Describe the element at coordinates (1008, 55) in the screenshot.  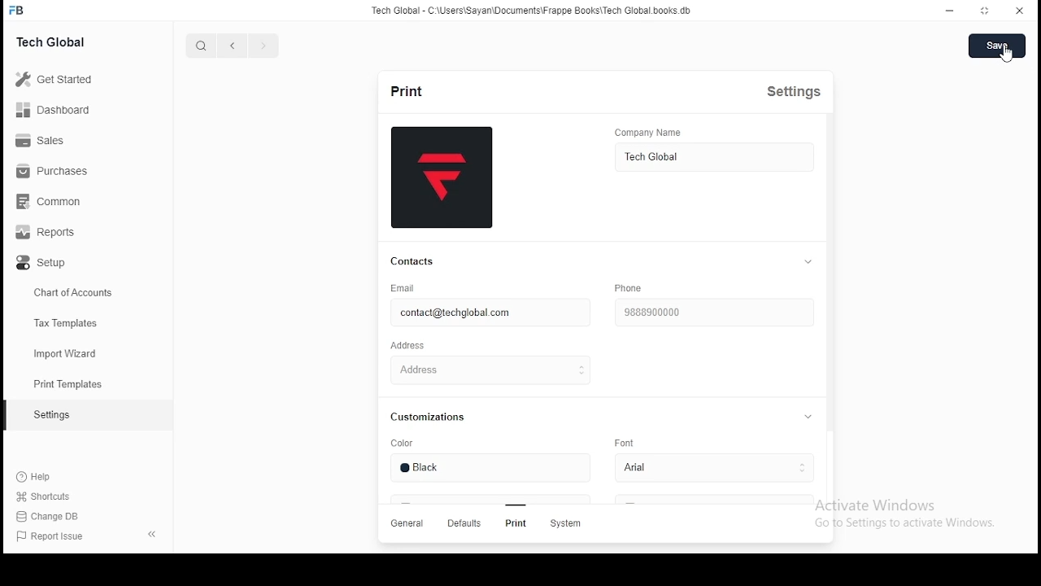
I see `cursor` at that location.